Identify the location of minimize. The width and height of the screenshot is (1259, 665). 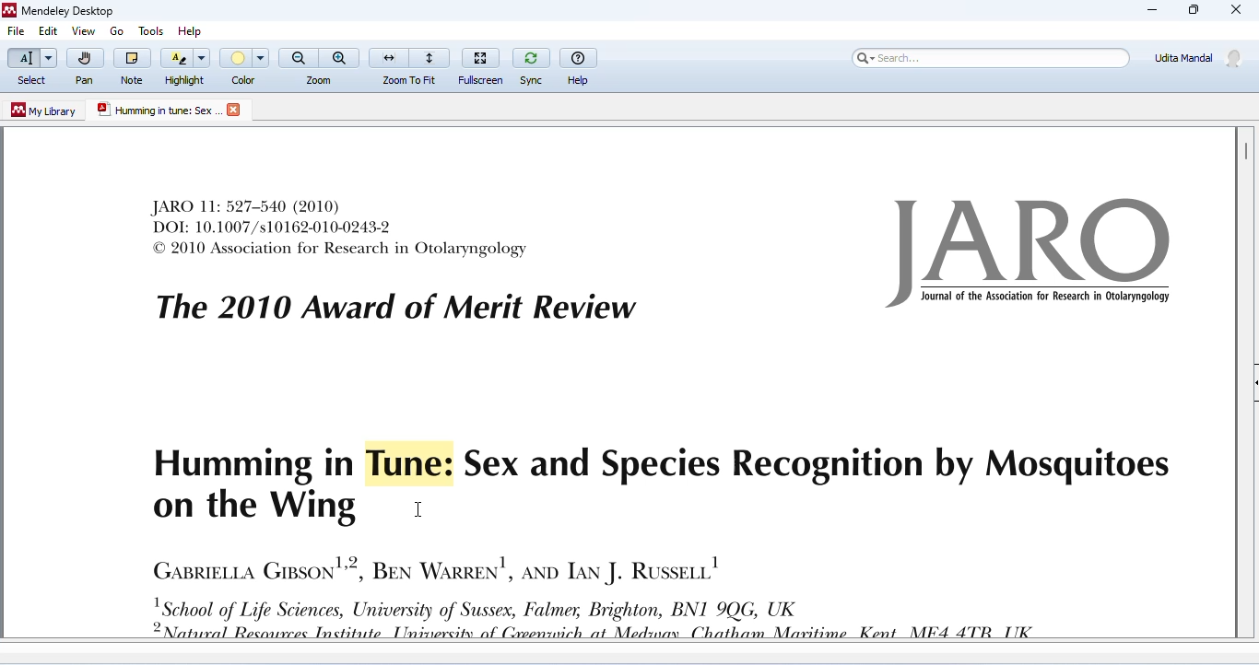
(1152, 10).